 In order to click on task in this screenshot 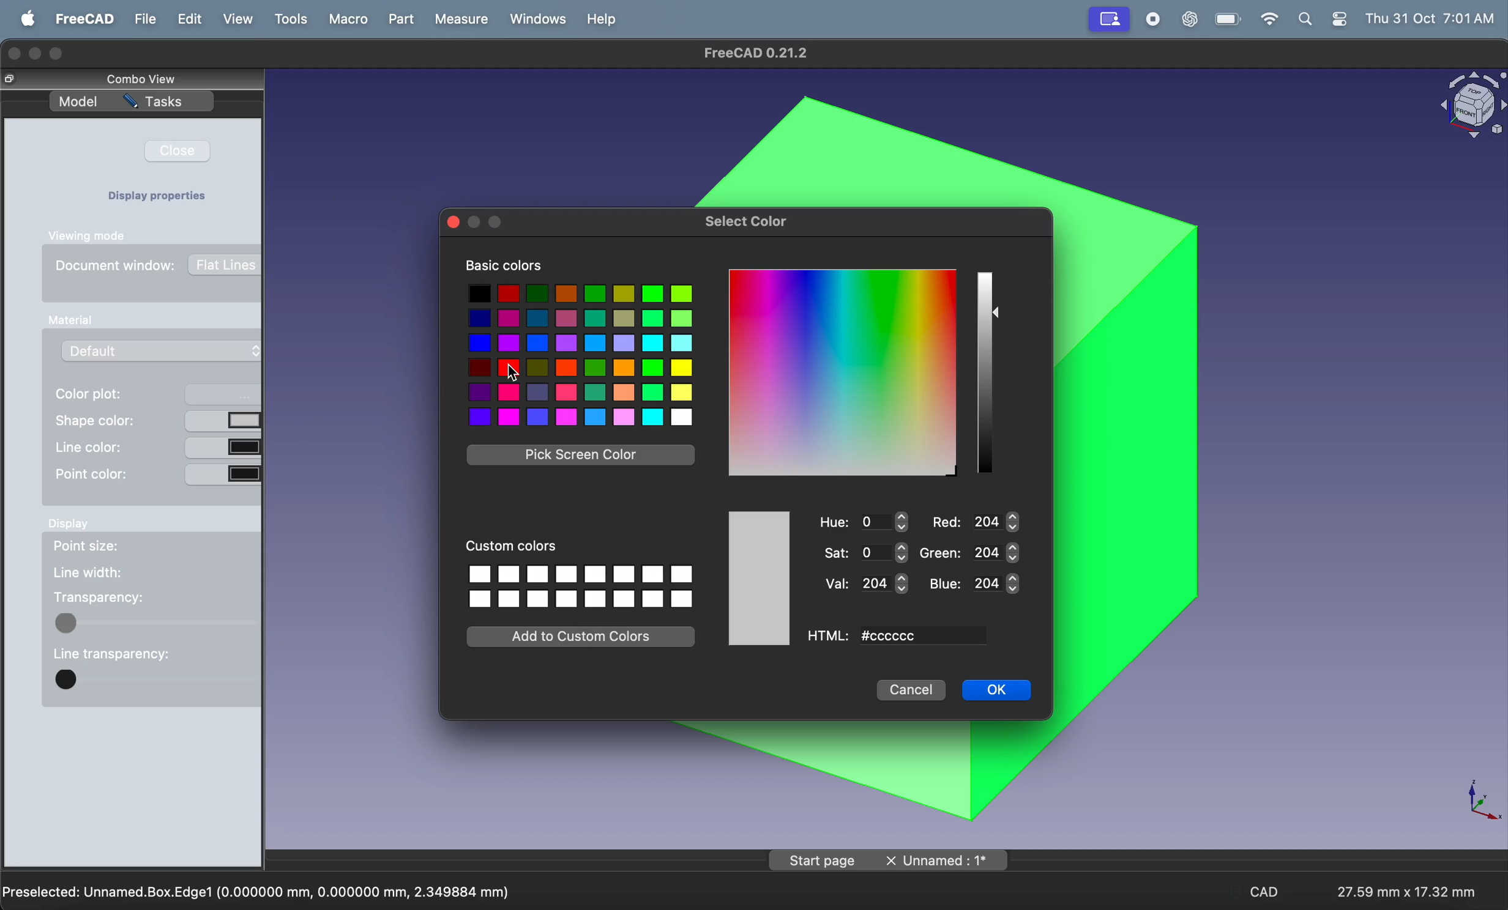, I will do `click(163, 104)`.